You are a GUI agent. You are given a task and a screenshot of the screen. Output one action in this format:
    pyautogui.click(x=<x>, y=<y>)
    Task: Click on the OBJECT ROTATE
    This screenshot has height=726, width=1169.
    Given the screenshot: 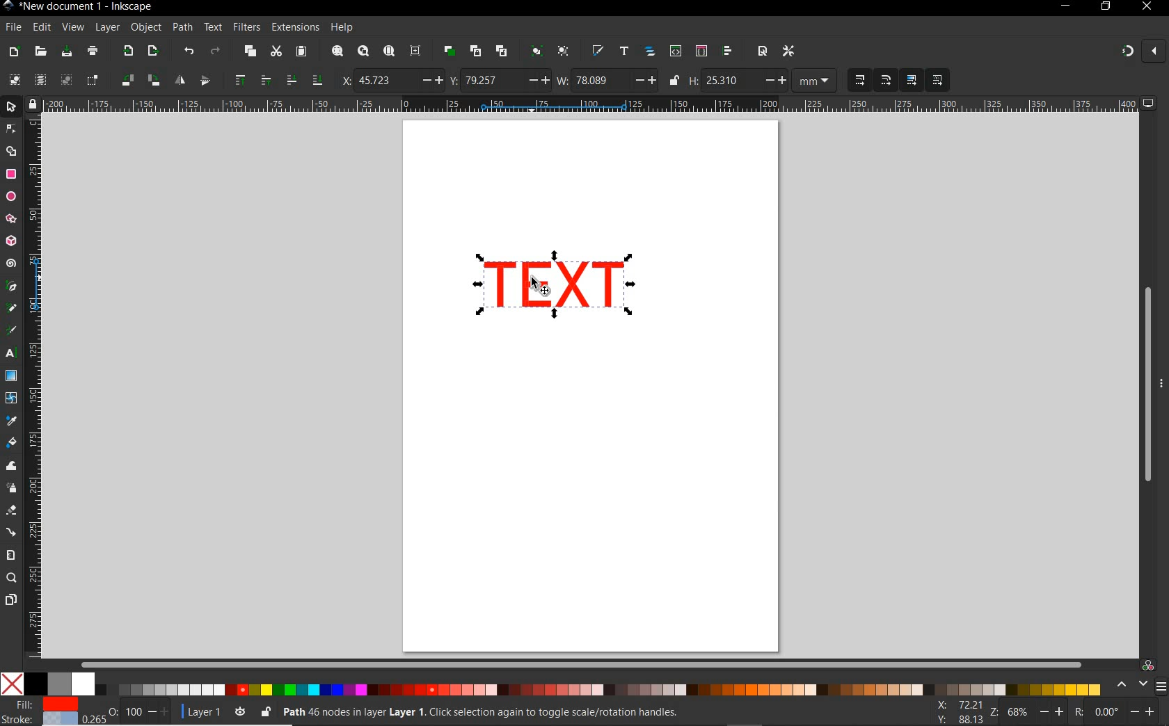 What is the action you would take?
    pyautogui.click(x=140, y=79)
    